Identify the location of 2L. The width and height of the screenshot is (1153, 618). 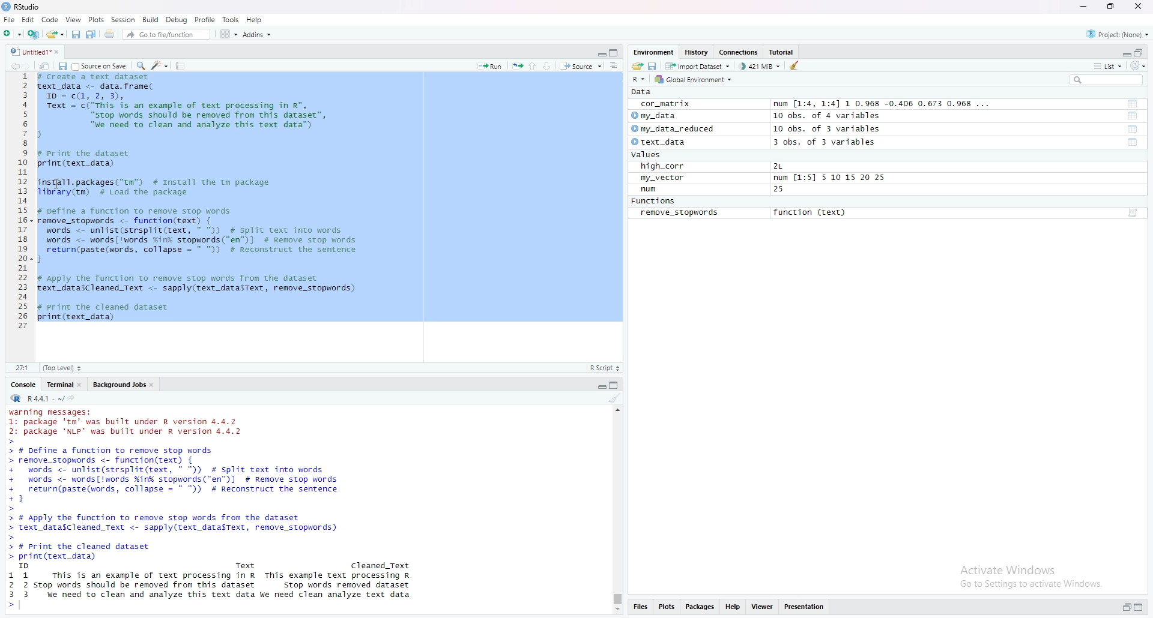
(778, 166).